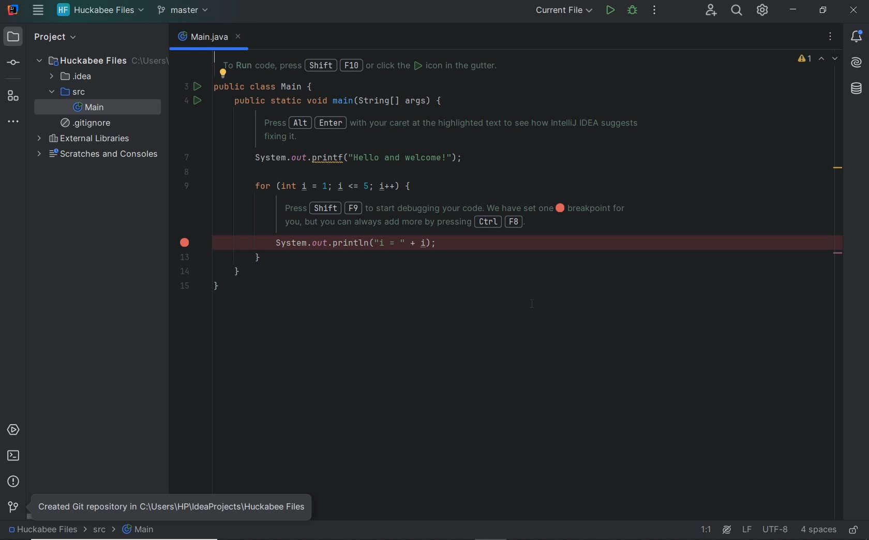  I want to click on more tool windows, so click(14, 121).